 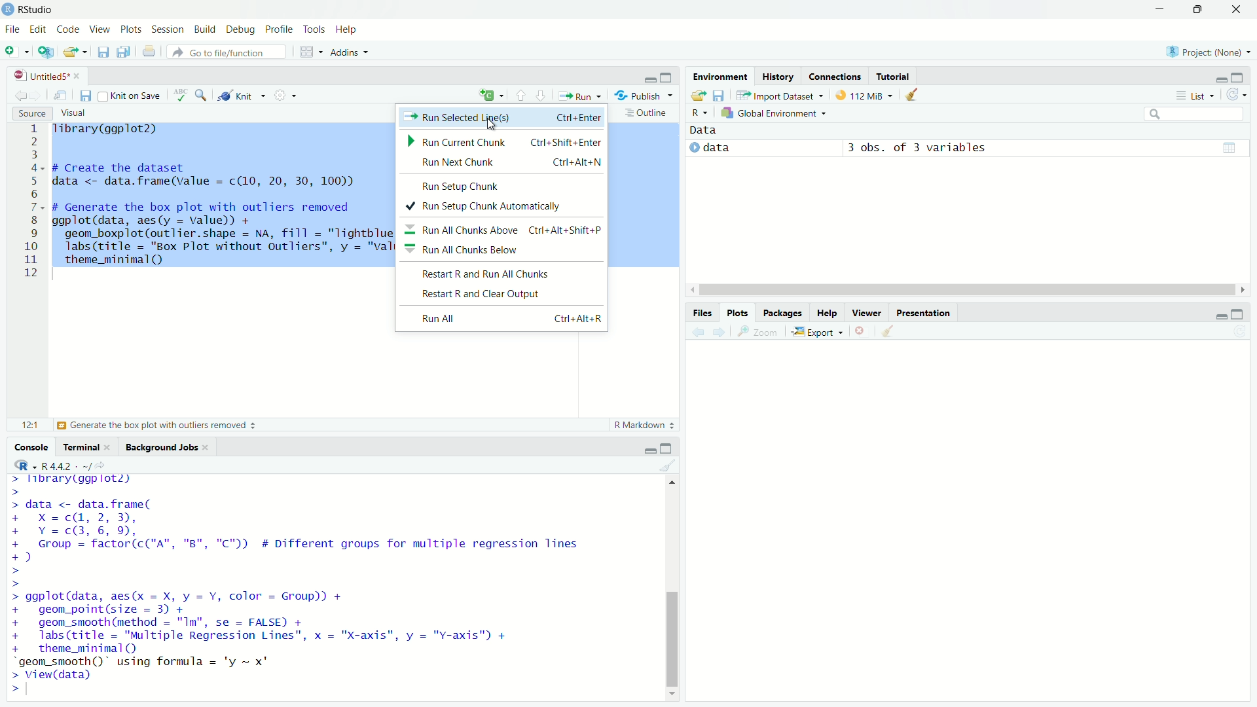 What do you see at coordinates (467, 185) in the screenshot?
I see `Run Setup Chunk` at bounding box center [467, 185].